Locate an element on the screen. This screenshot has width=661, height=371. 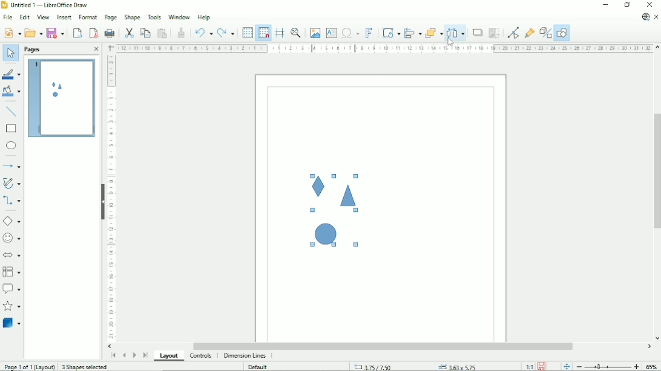
Symbol shapes is located at coordinates (12, 237).